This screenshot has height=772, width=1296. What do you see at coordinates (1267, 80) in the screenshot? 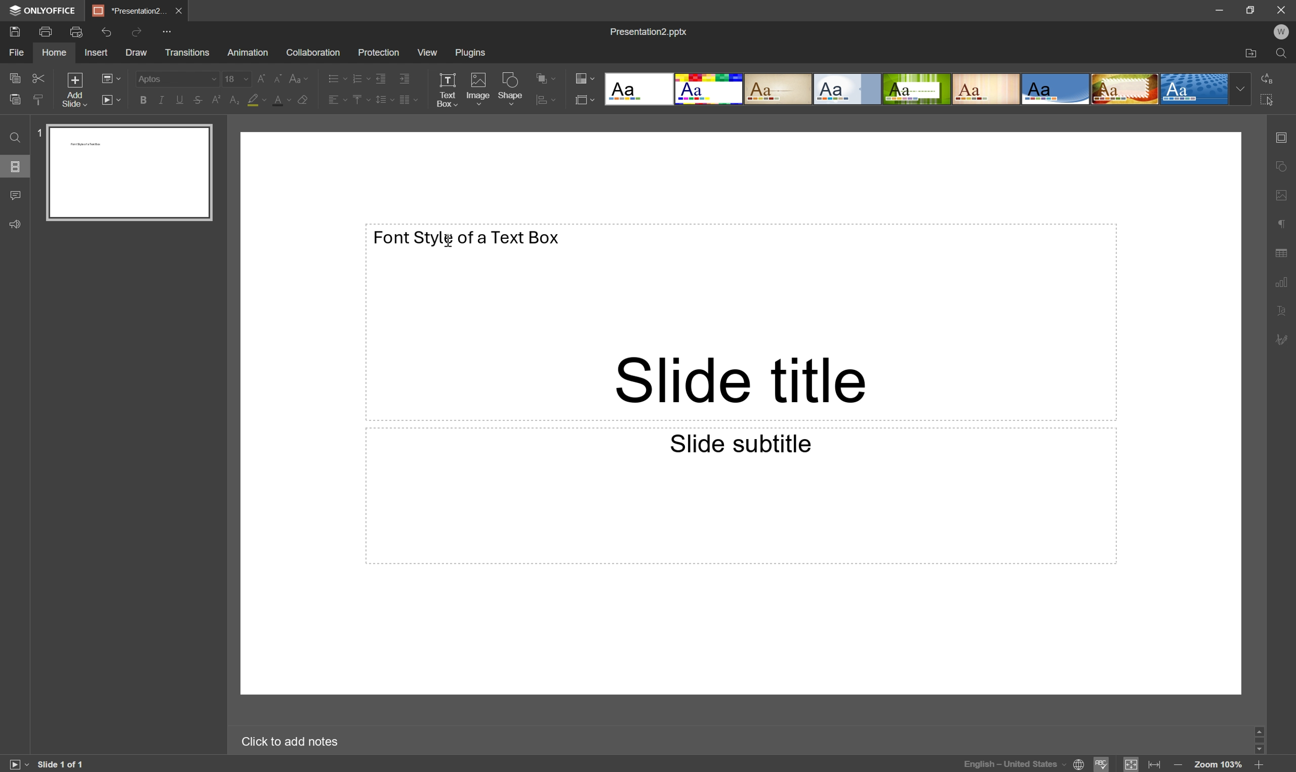
I see `Replace` at bounding box center [1267, 80].